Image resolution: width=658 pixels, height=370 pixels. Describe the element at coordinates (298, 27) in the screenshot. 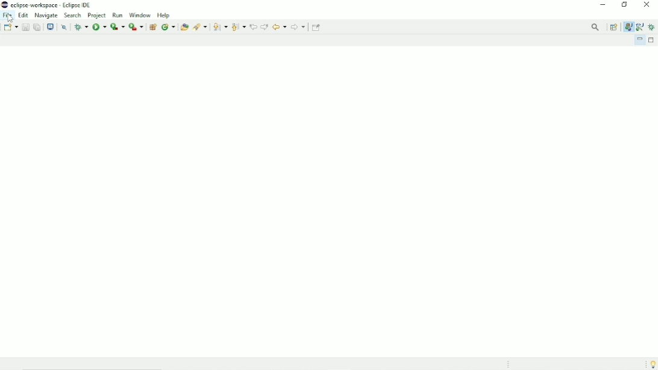

I see `Forward` at that location.